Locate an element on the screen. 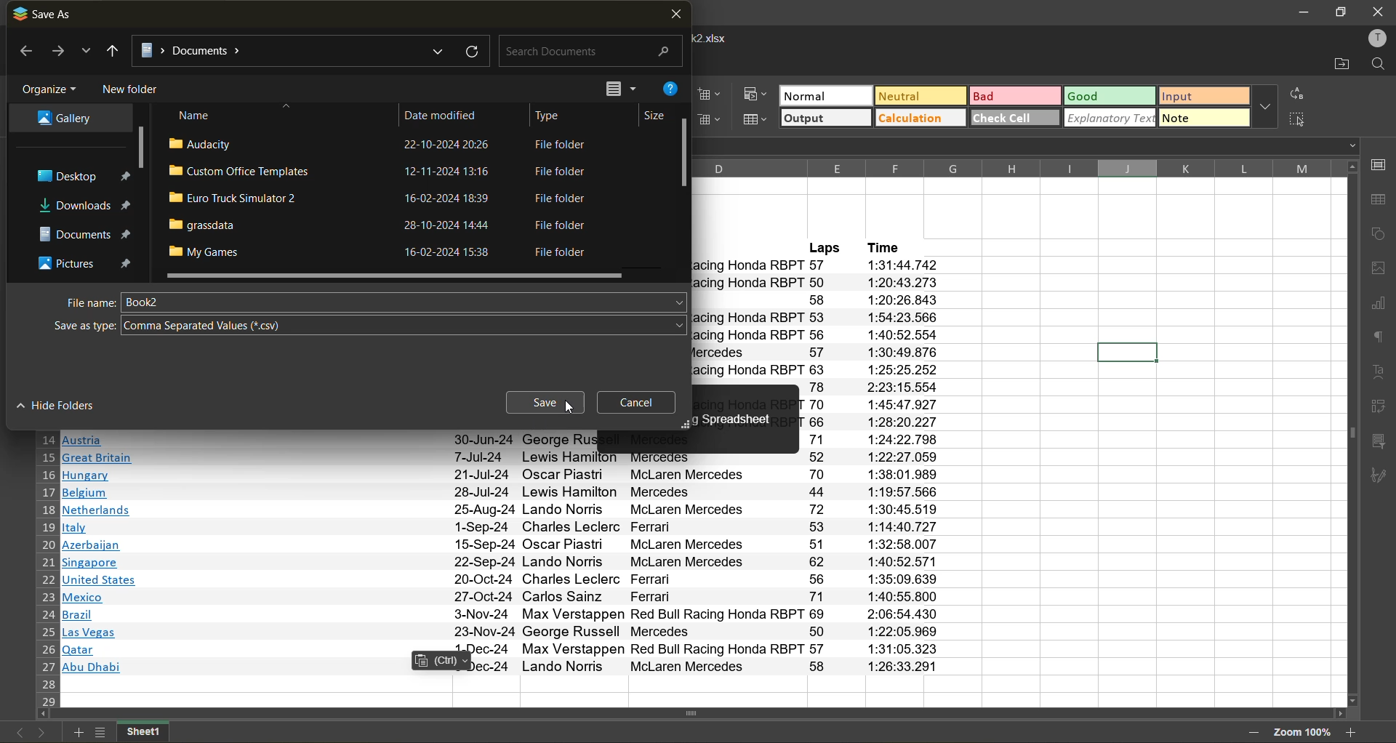 This screenshot has width=1396, height=743. refresh is located at coordinates (470, 50).